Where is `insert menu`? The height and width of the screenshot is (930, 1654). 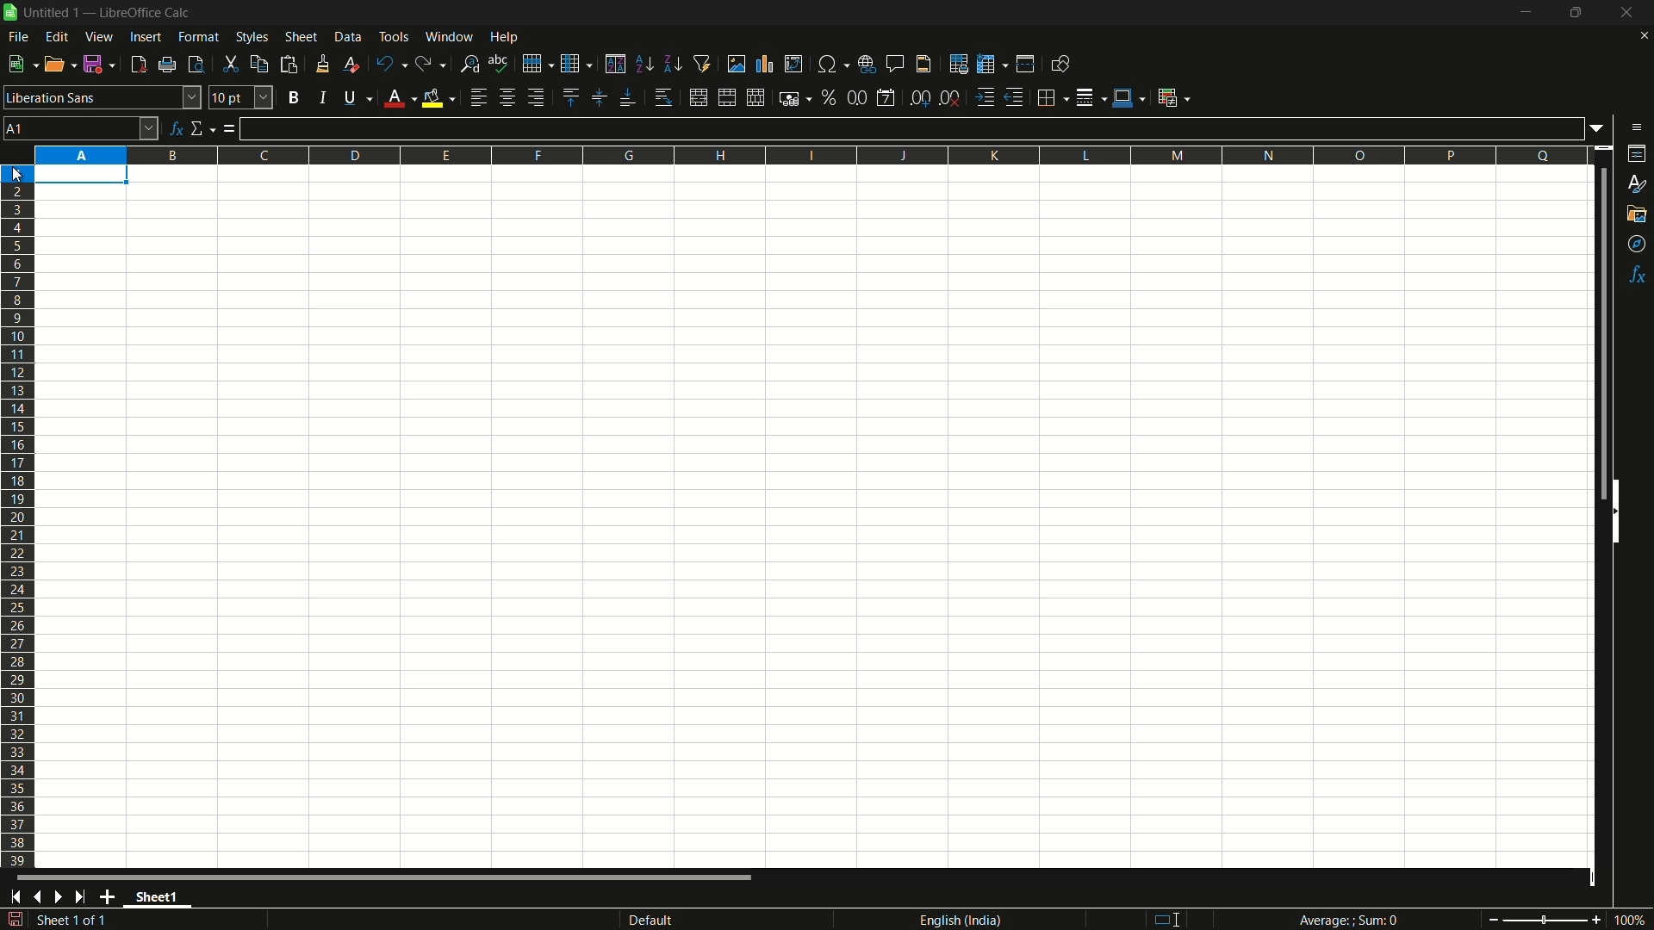 insert menu is located at coordinates (144, 37).